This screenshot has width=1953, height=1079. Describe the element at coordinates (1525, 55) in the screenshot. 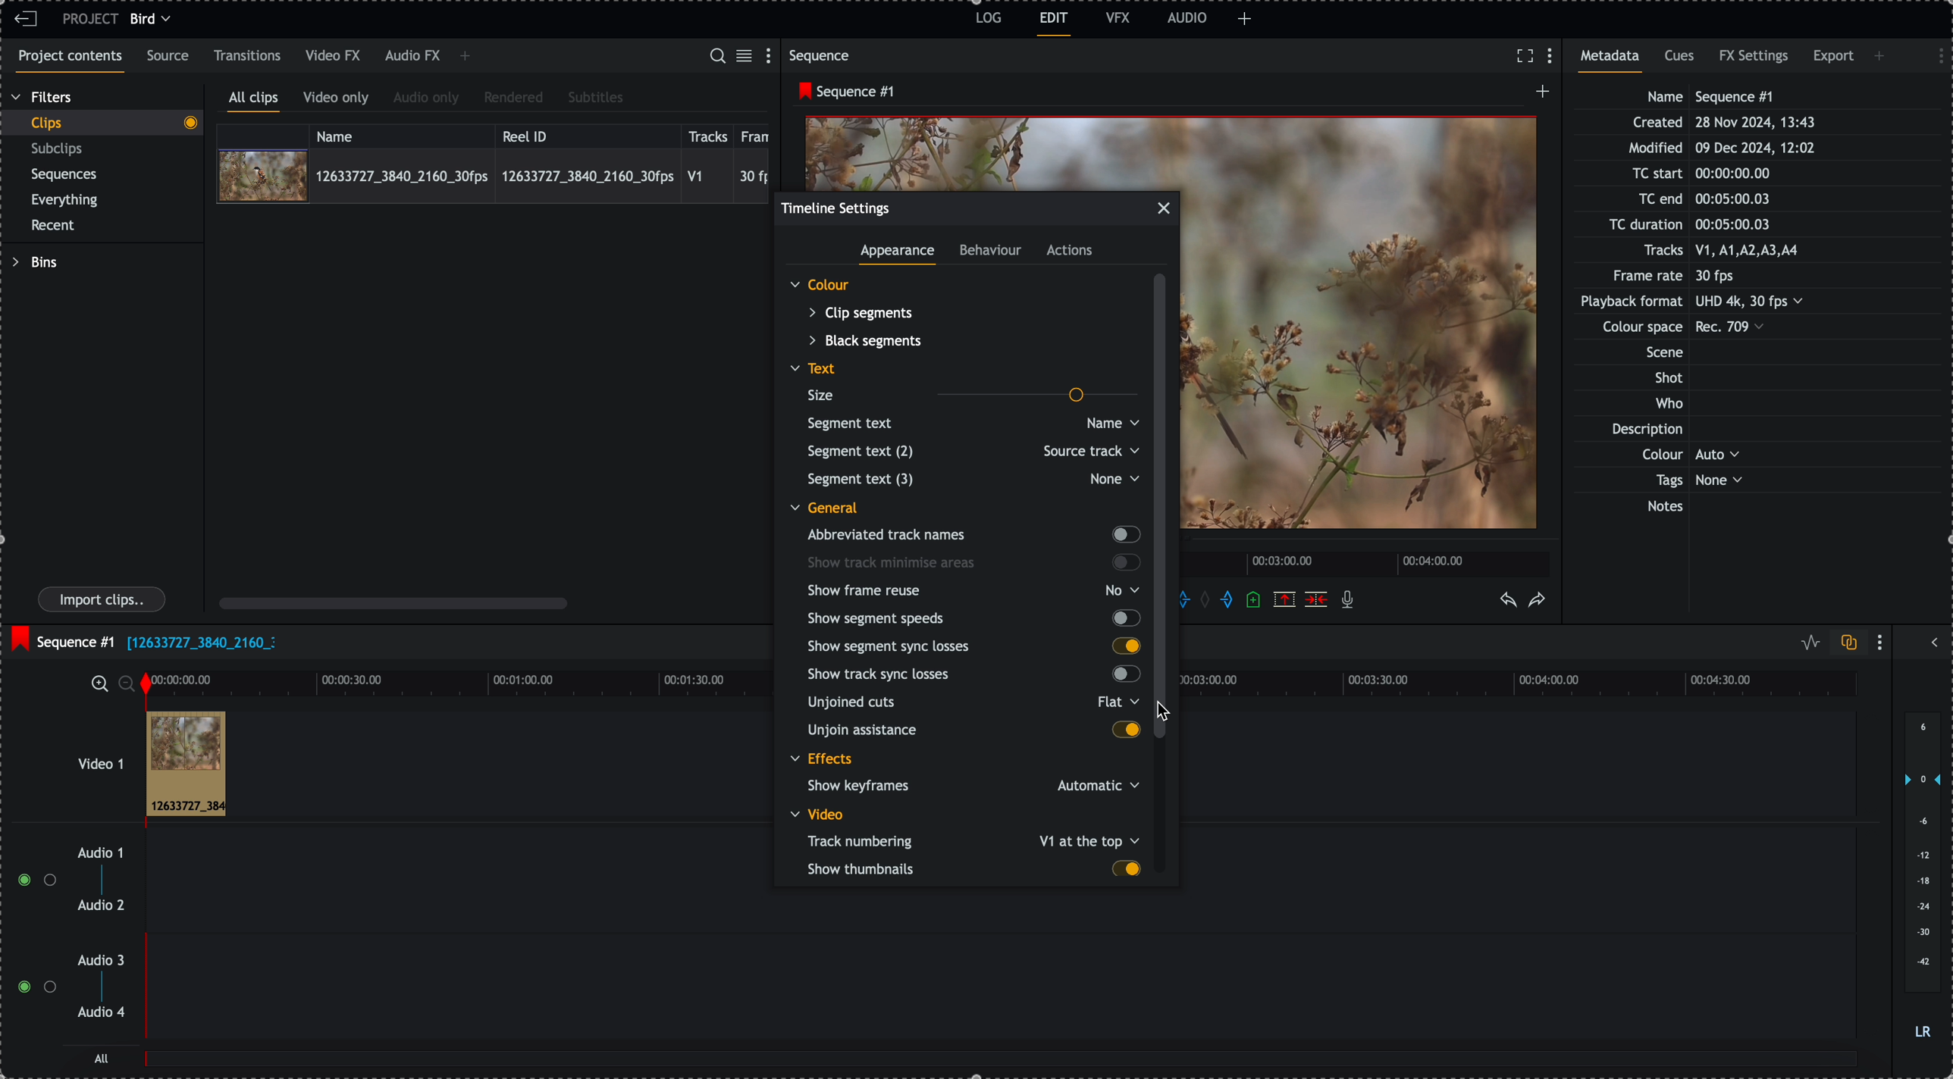

I see `fullscreen` at that location.